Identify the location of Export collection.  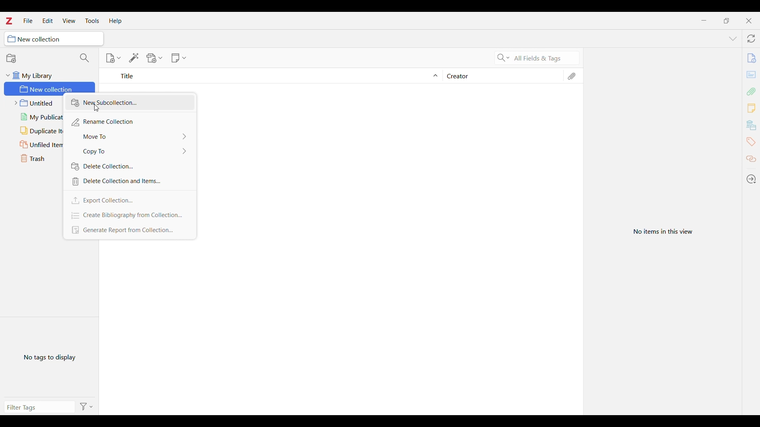
(128, 200).